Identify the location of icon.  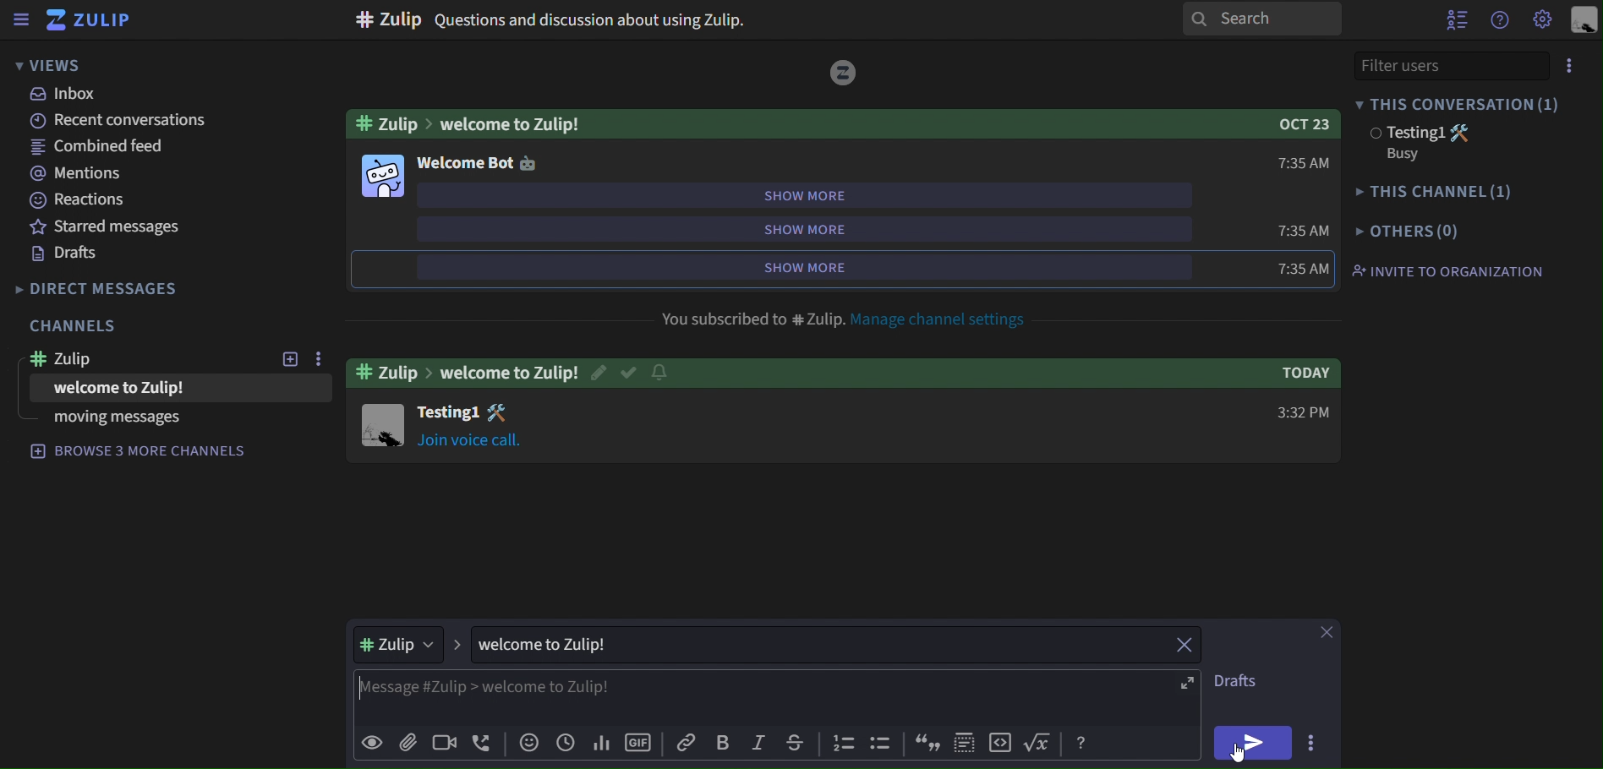
(845, 743).